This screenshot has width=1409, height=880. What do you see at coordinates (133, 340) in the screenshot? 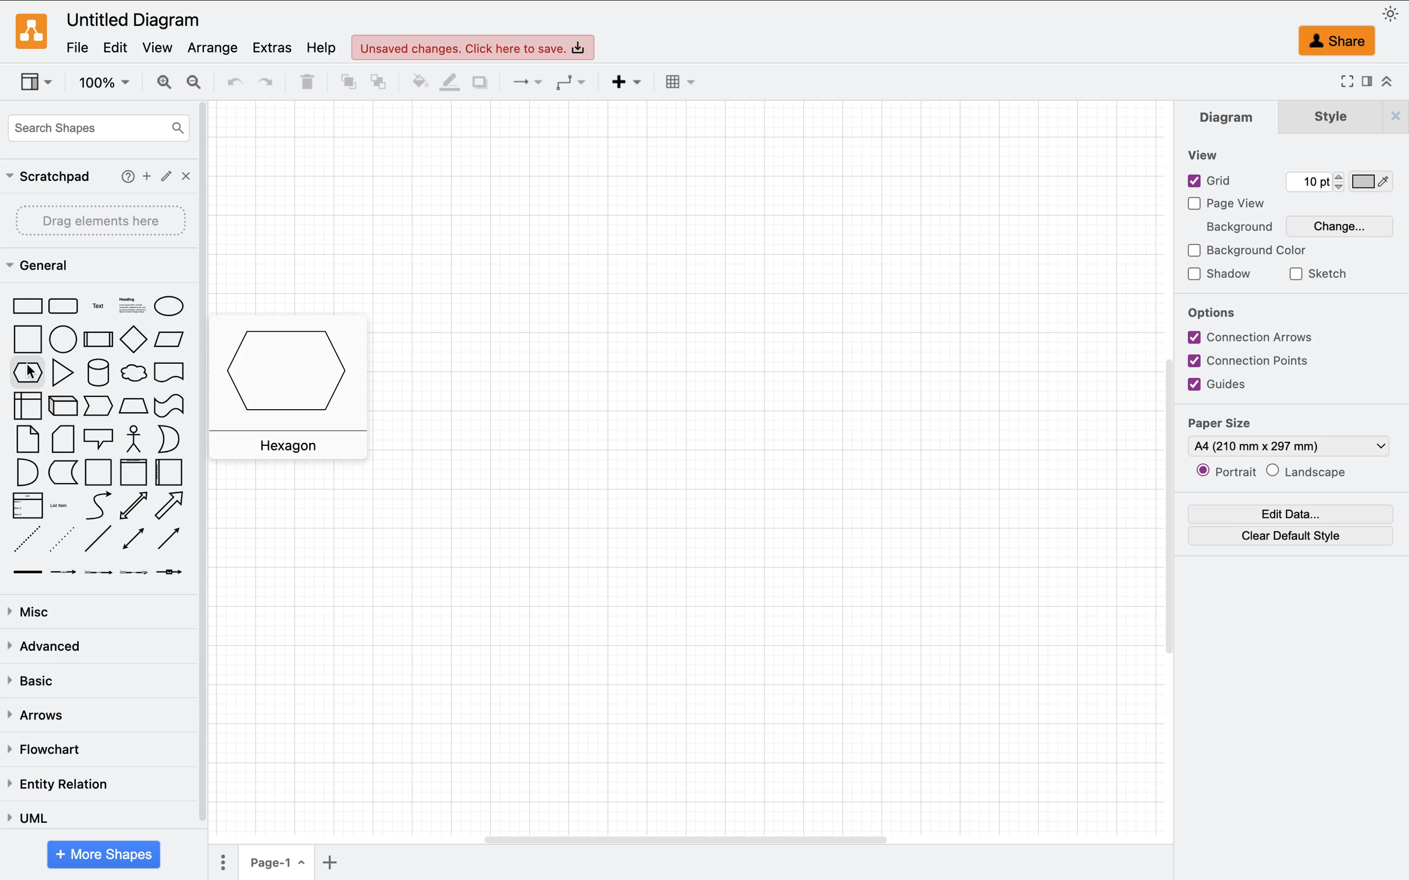
I see `diamond` at bounding box center [133, 340].